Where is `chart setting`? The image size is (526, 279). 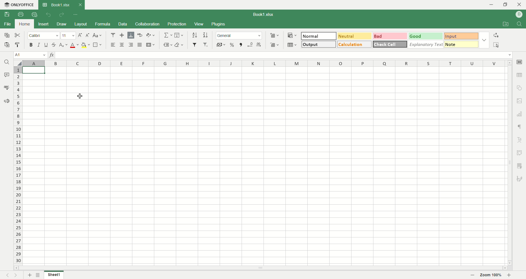
chart setting is located at coordinates (521, 114).